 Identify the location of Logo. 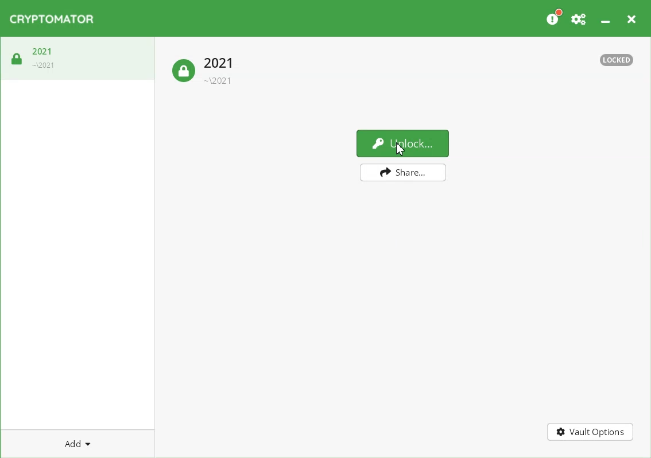
(52, 19).